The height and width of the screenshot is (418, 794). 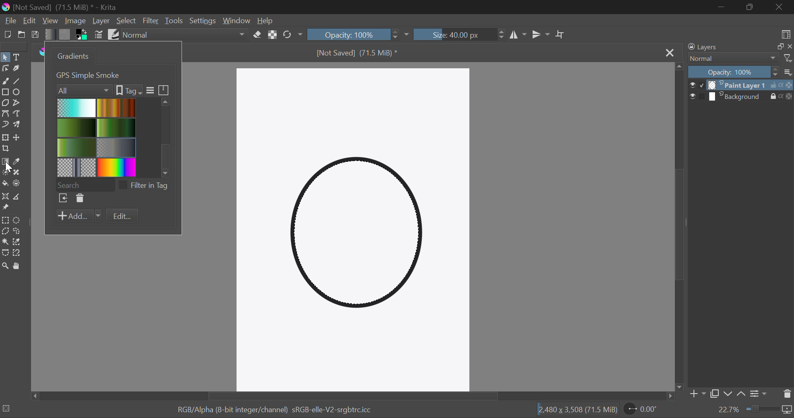 What do you see at coordinates (19, 197) in the screenshot?
I see `Measurement` at bounding box center [19, 197].